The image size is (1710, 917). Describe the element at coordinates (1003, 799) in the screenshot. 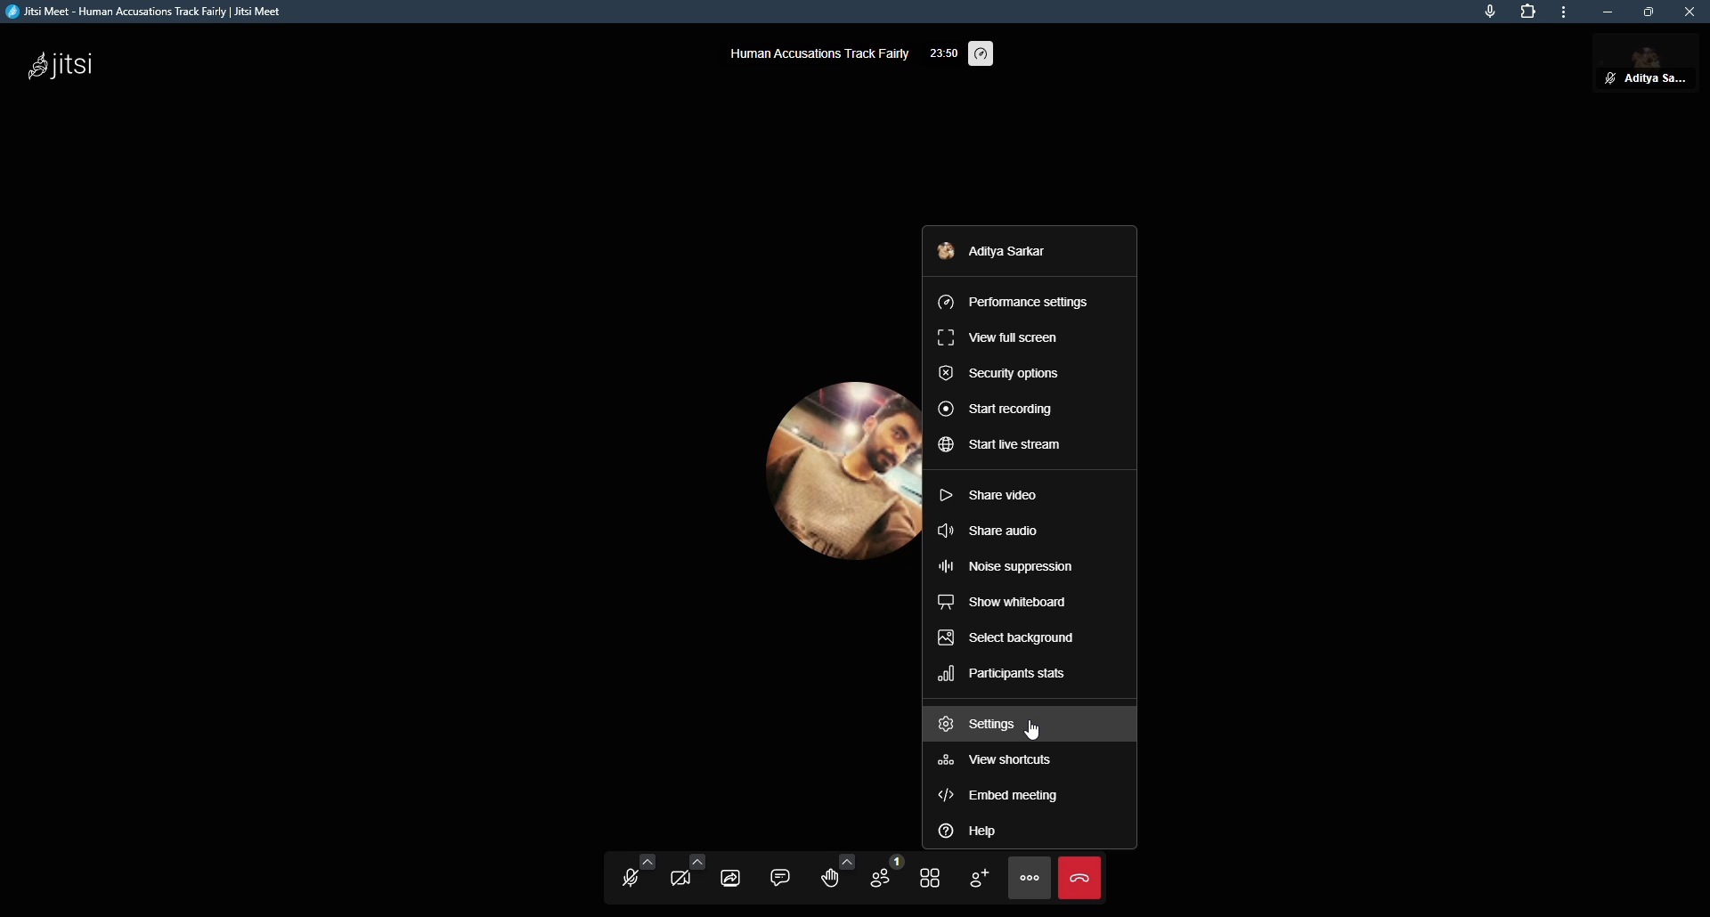

I see `embed meeting` at that location.